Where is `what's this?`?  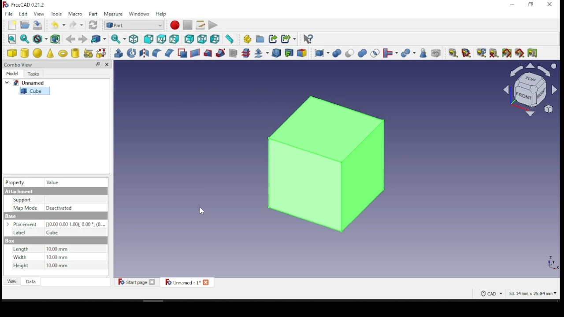 what's this? is located at coordinates (308, 40).